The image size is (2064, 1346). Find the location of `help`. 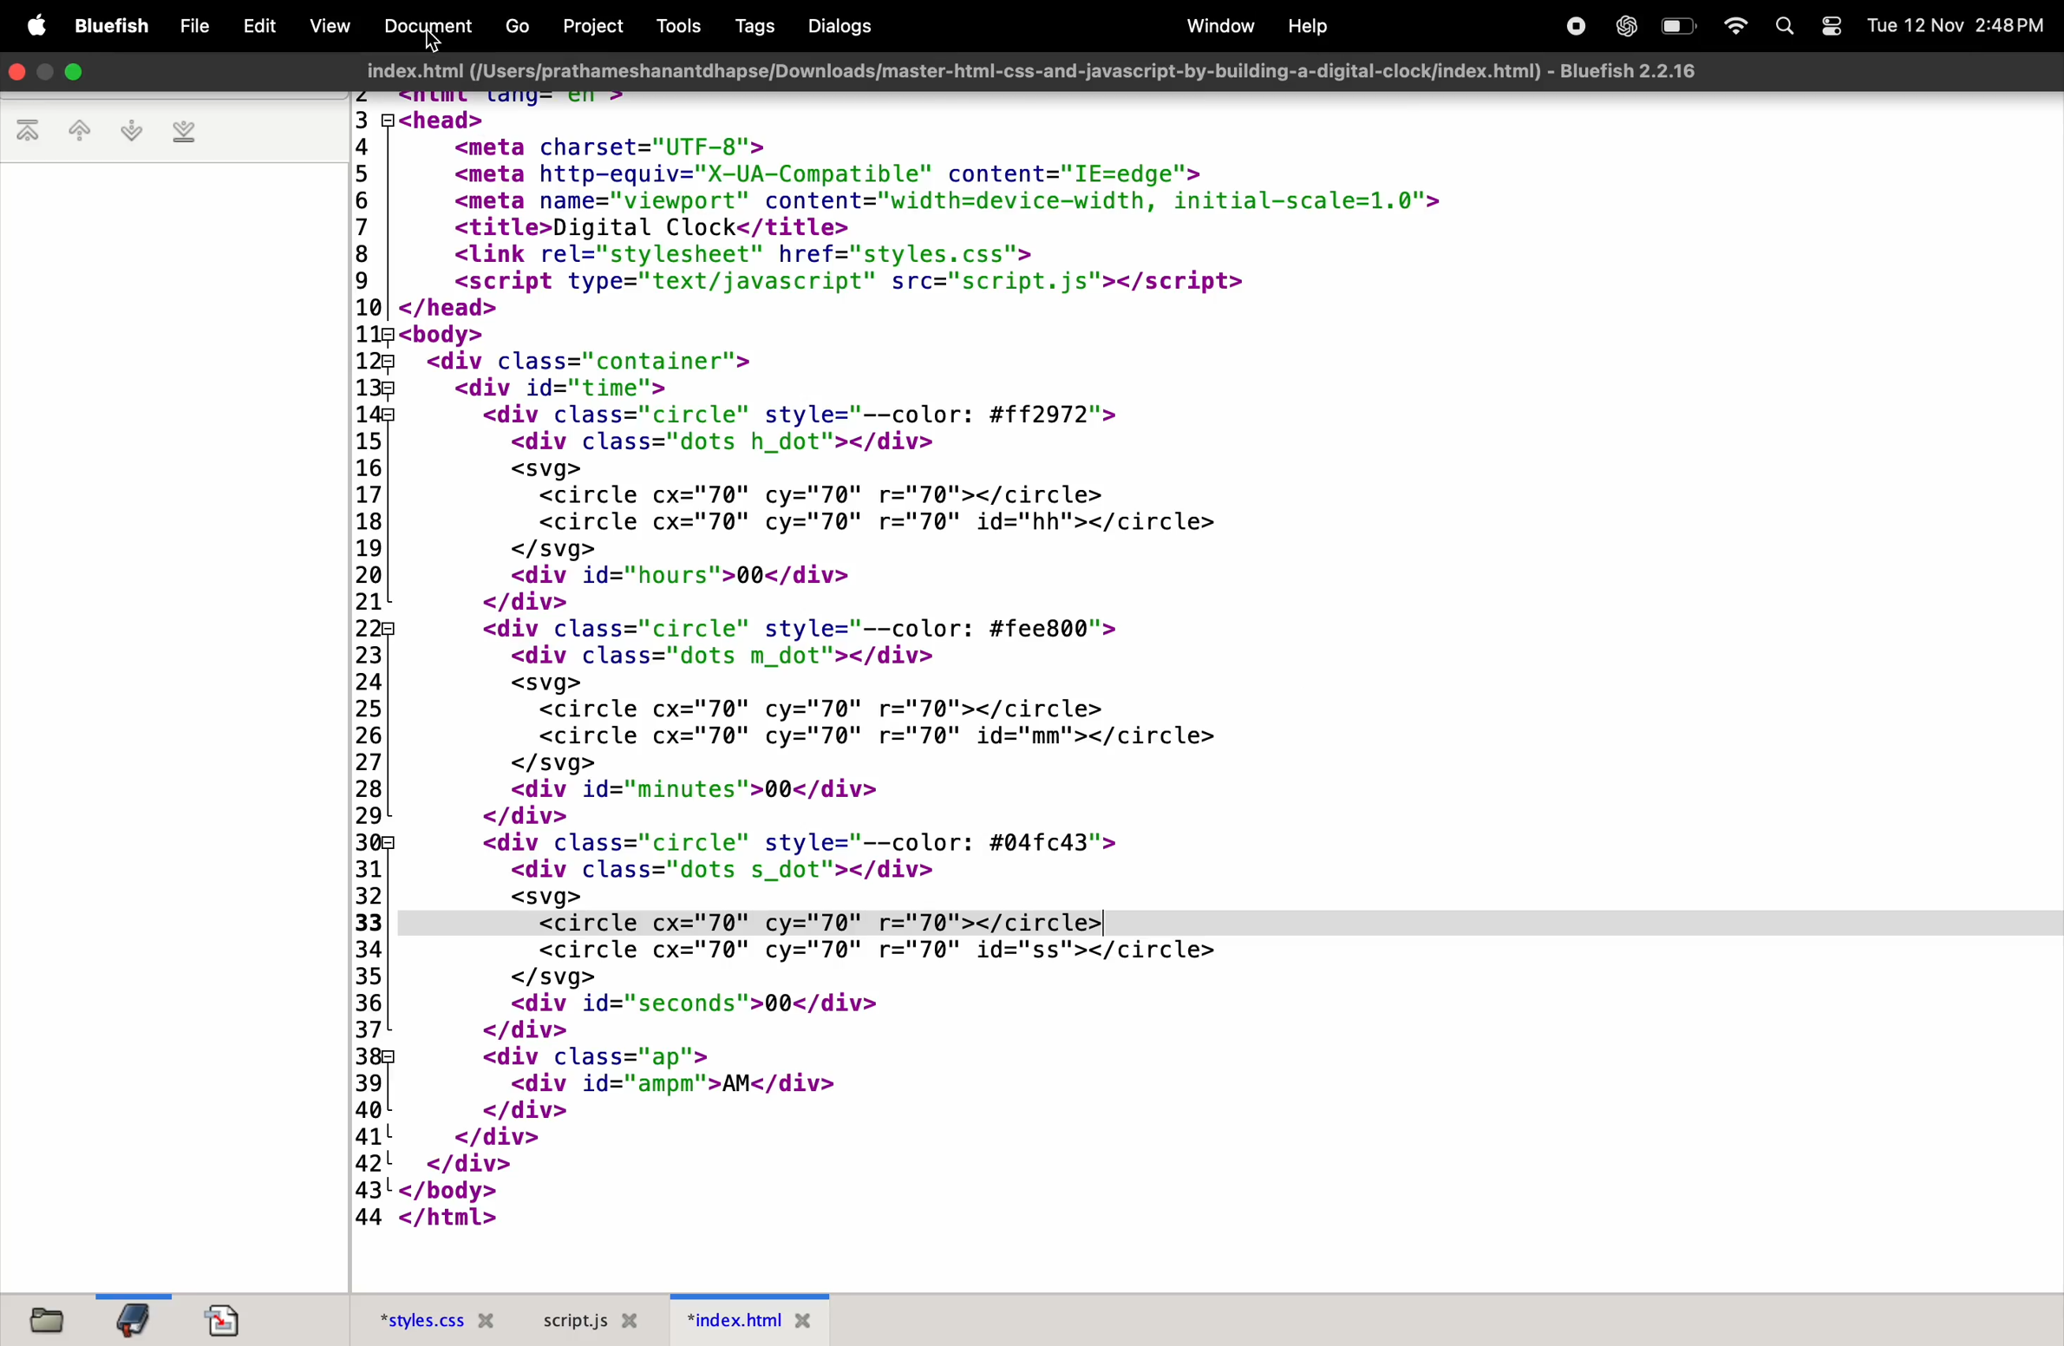

help is located at coordinates (1310, 24).